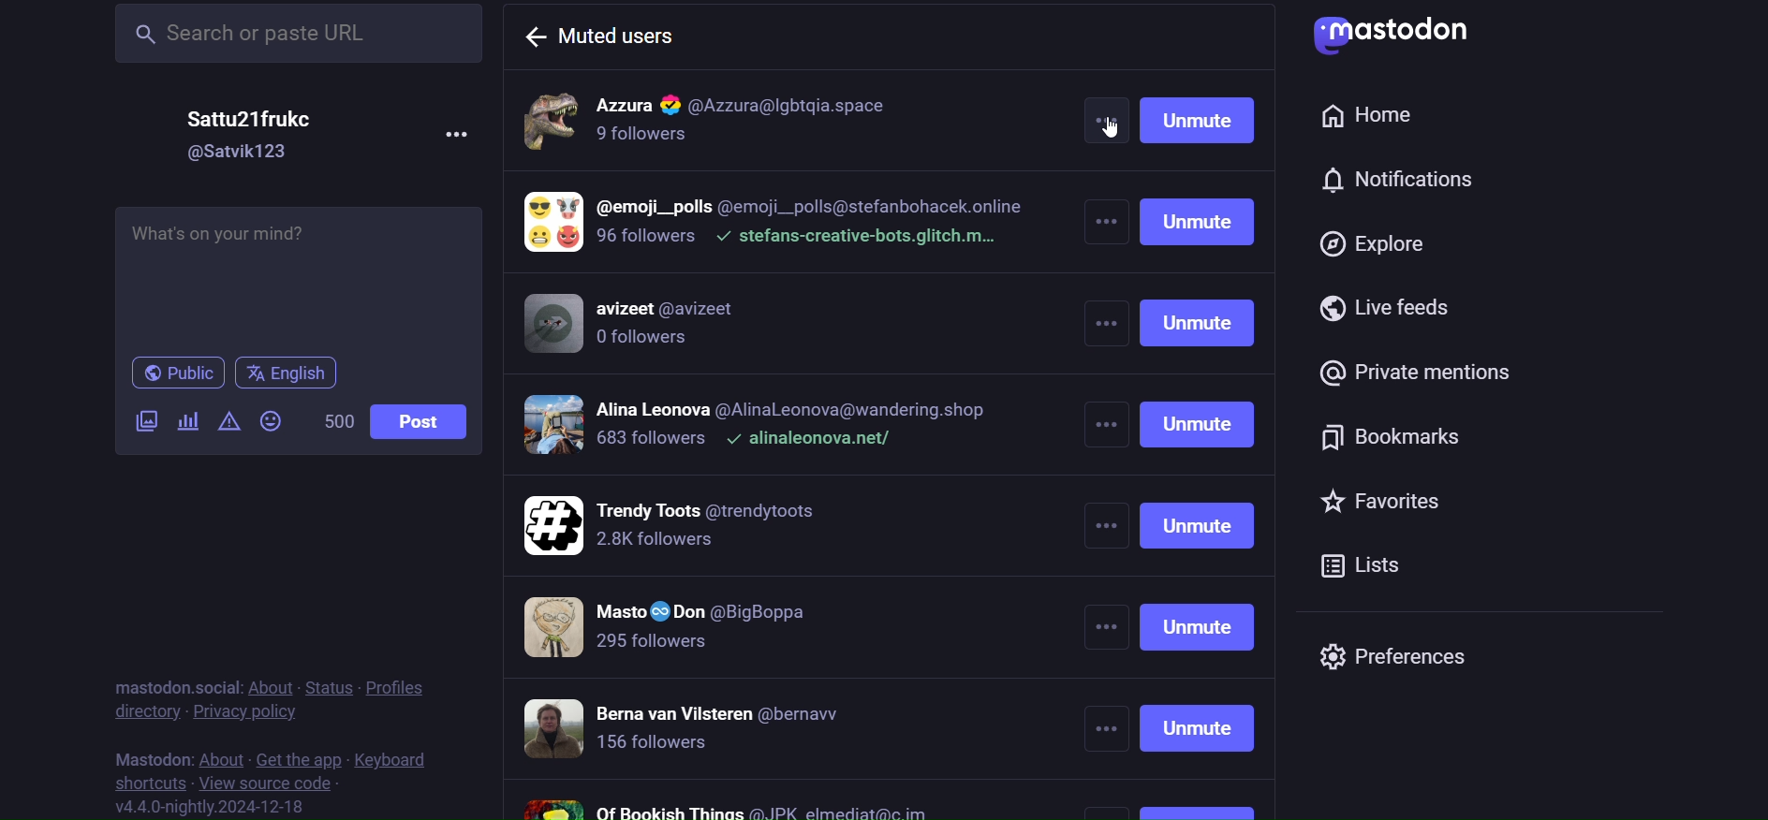 The height and width of the screenshot is (820, 1768). I want to click on post here, so click(301, 274).